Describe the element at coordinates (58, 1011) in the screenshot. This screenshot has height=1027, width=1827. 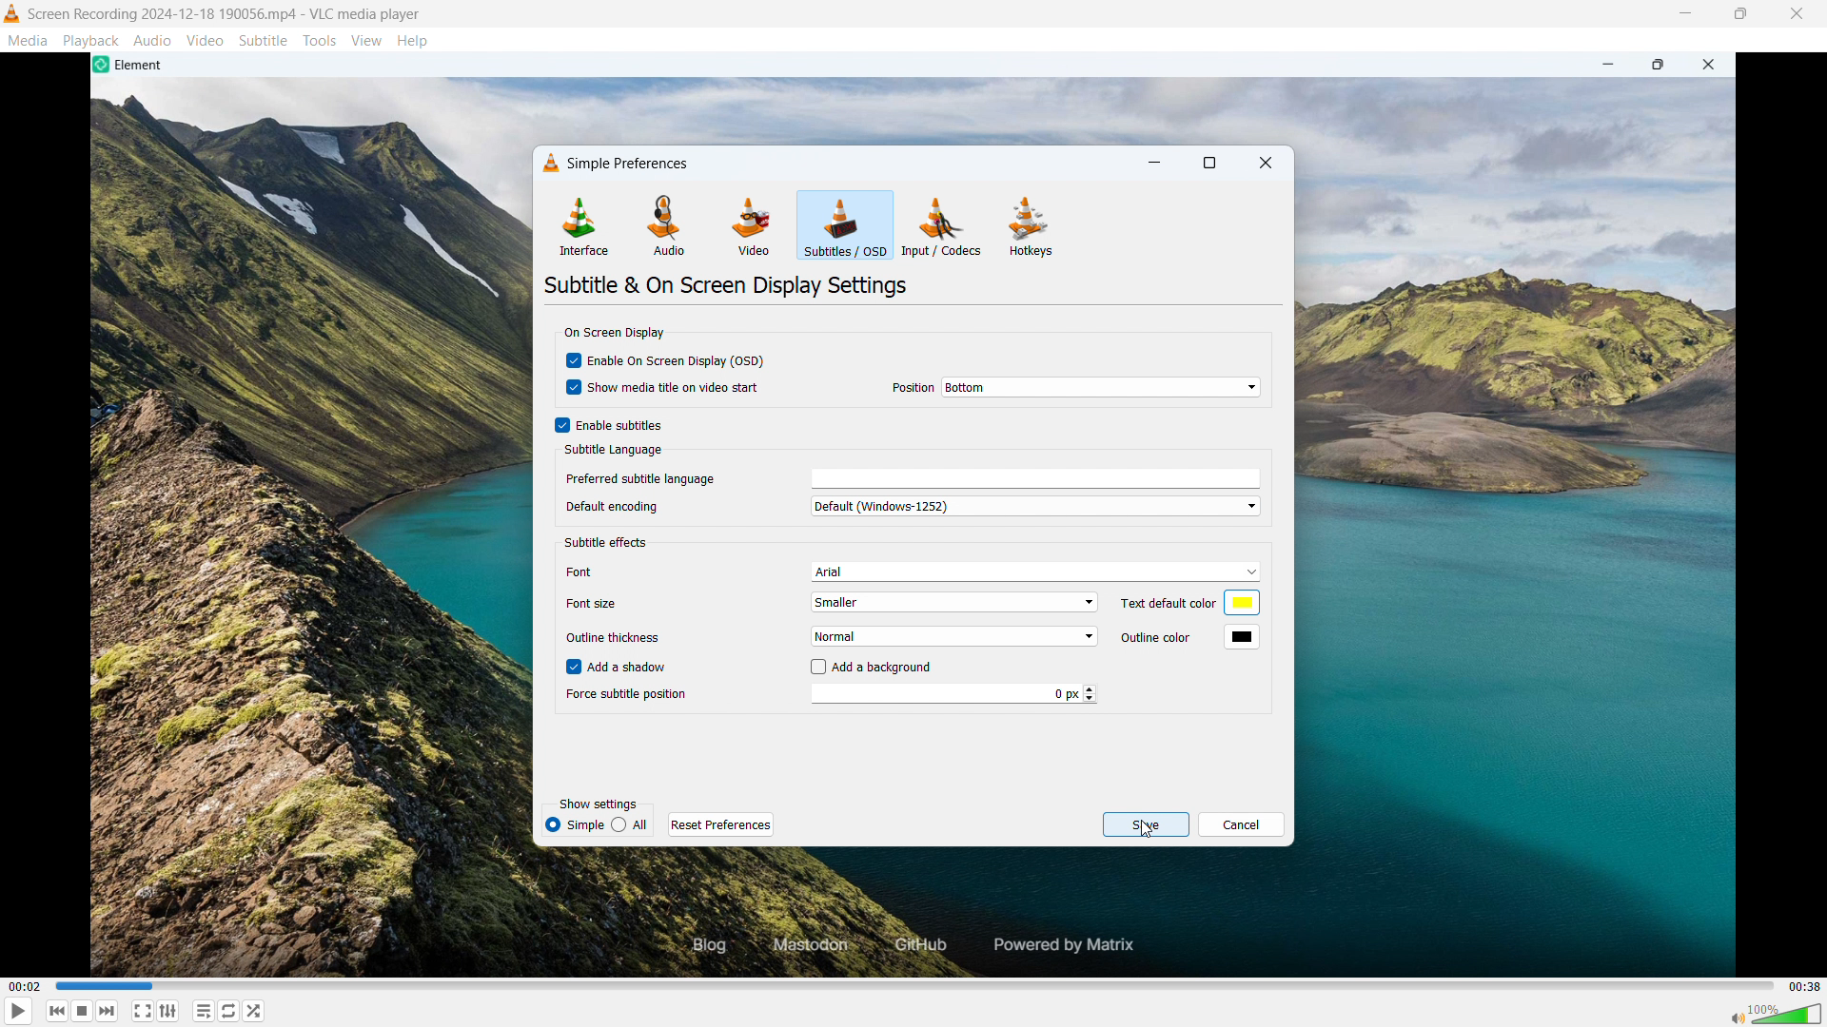
I see `Stop playing ` at that location.